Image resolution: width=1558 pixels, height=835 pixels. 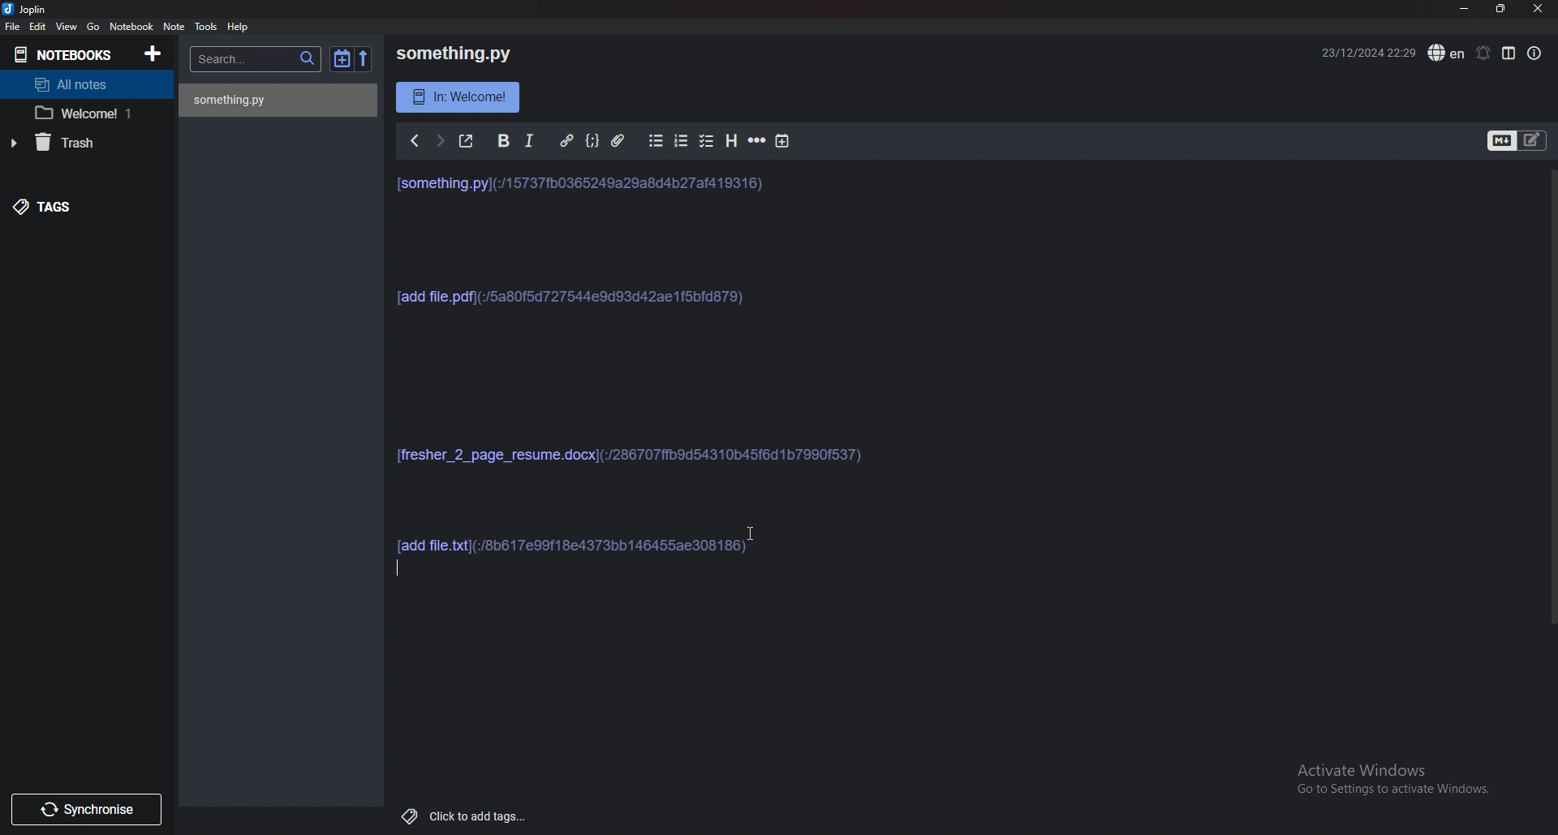 What do you see at coordinates (1509, 54) in the screenshot?
I see `Toggle editor layout` at bounding box center [1509, 54].